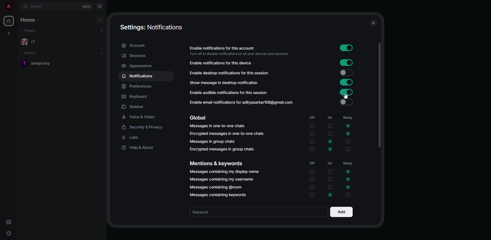  Describe the element at coordinates (102, 30) in the screenshot. I see `add` at that location.